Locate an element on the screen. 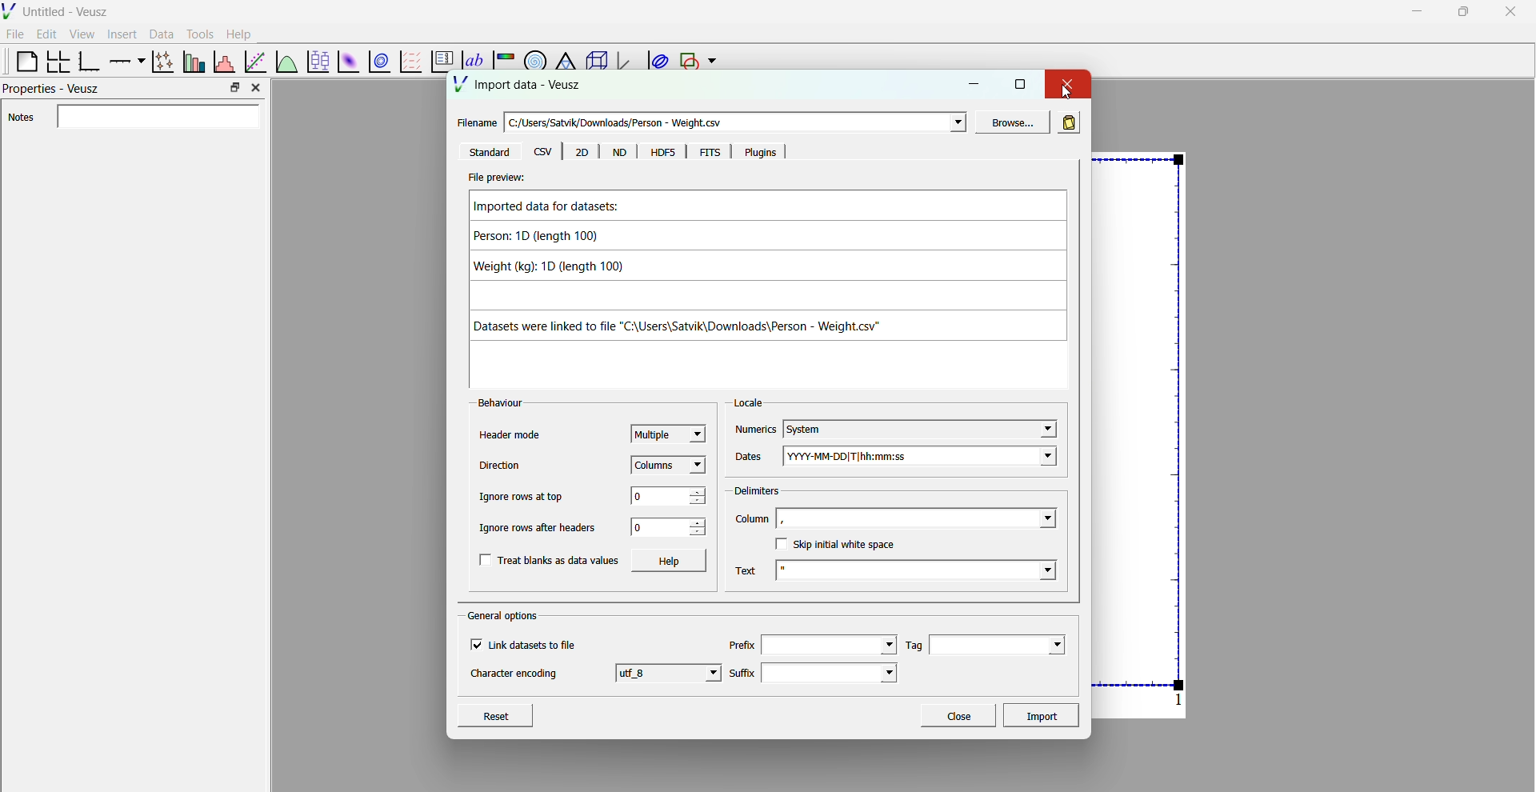 The height and width of the screenshot is (792, 1536). close property bar is located at coordinates (258, 87).